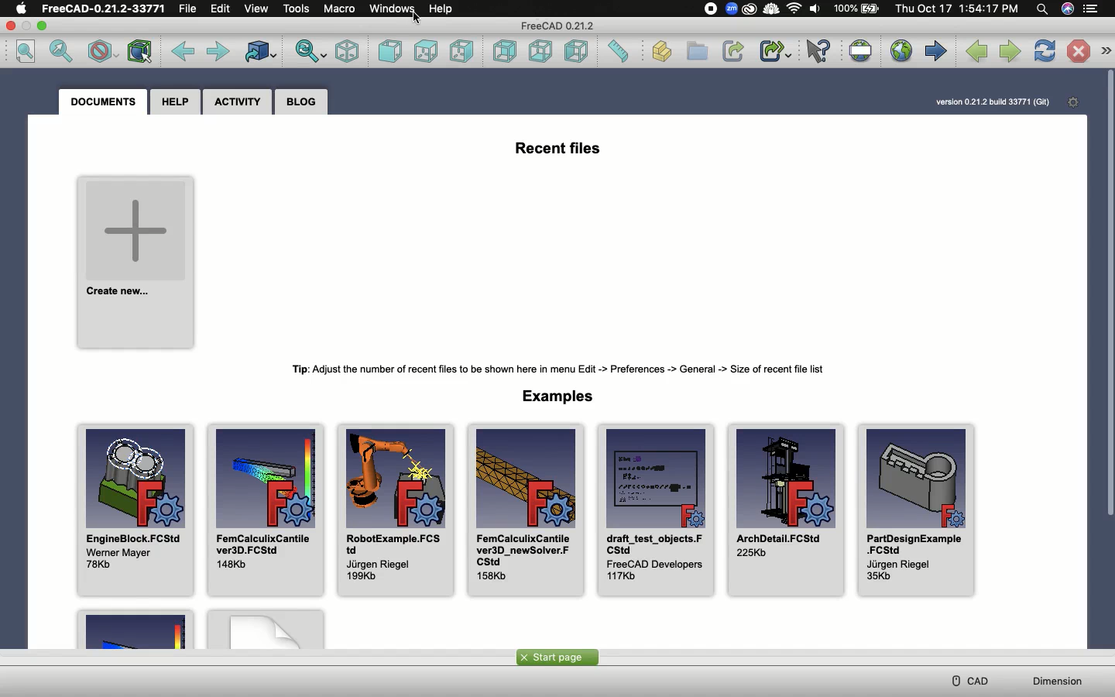  What do you see at coordinates (735, 50) in the screenshot?
I see `Make link` at bounding box center [735, 50].